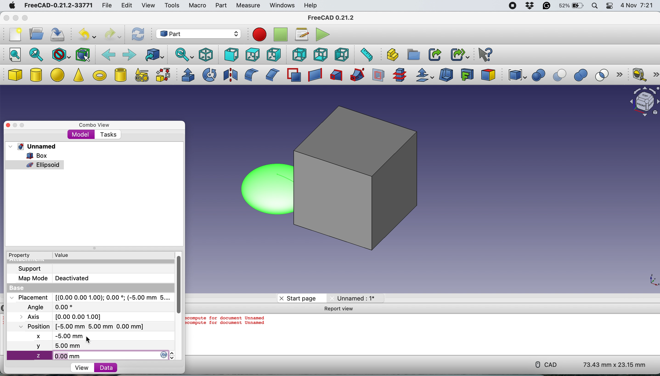  Describe the element at coordinates (594, 6) in the screenshot. I see `spotlight search` at that location.